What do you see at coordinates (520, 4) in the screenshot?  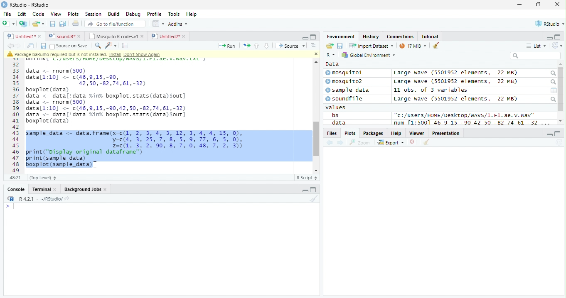 I see `minimize` at bounding box center [520, 4].